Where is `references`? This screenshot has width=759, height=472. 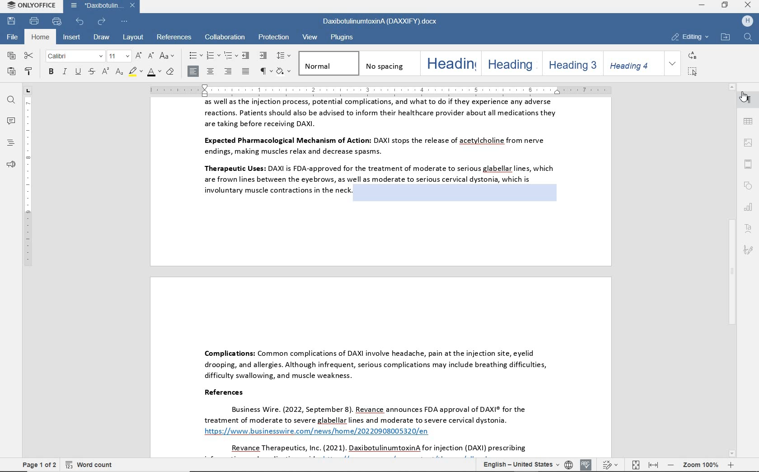 references is located at coordinates (175, 38).